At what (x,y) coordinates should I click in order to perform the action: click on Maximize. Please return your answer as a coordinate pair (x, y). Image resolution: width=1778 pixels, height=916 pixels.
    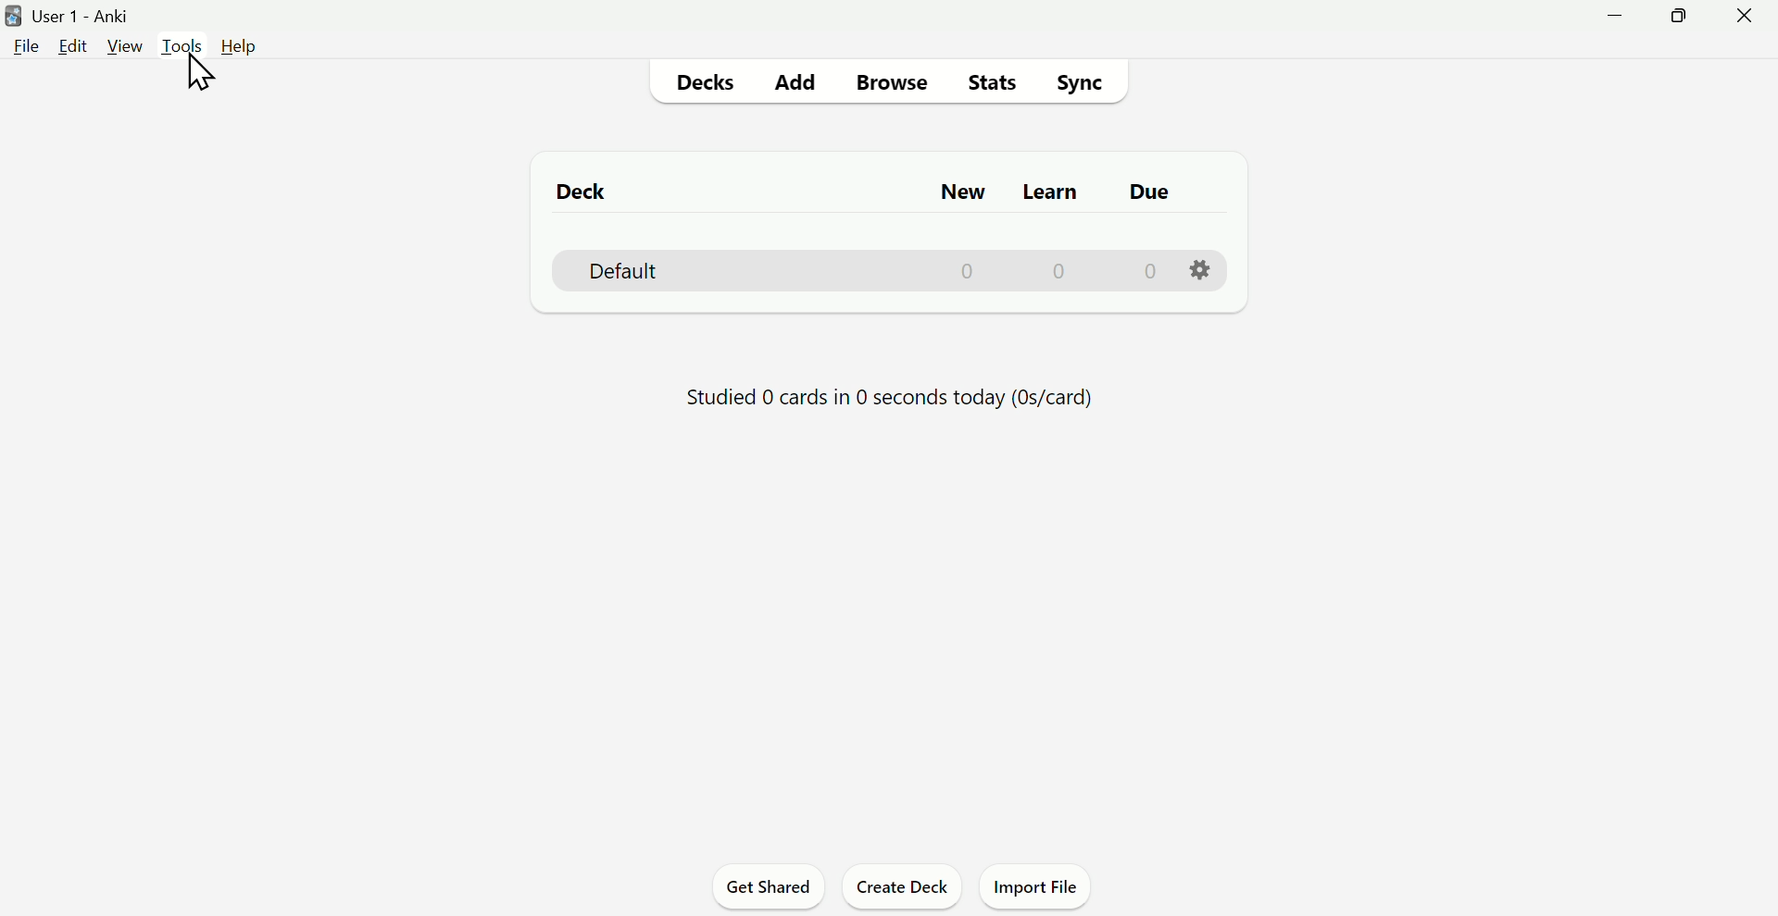
    Looking at the image, I should click on (1682, 19).